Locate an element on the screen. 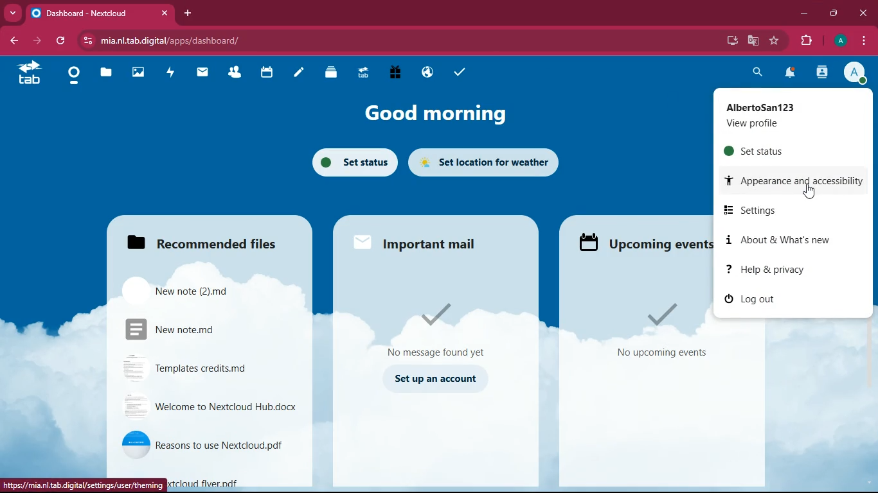  extension is located at coordinates (808, 41).